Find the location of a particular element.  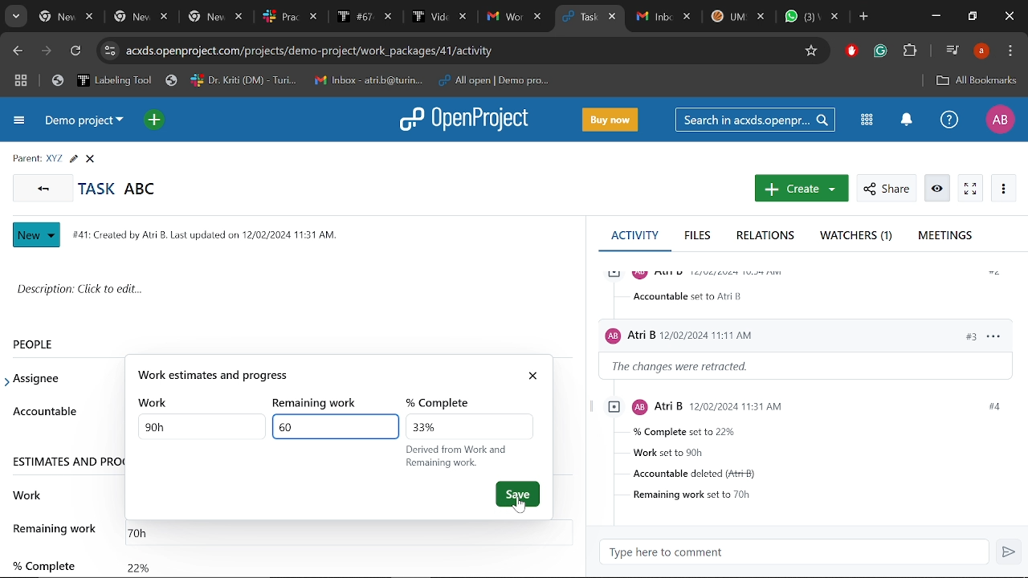

Go back to all tasks is located at coordinates (43, 189).